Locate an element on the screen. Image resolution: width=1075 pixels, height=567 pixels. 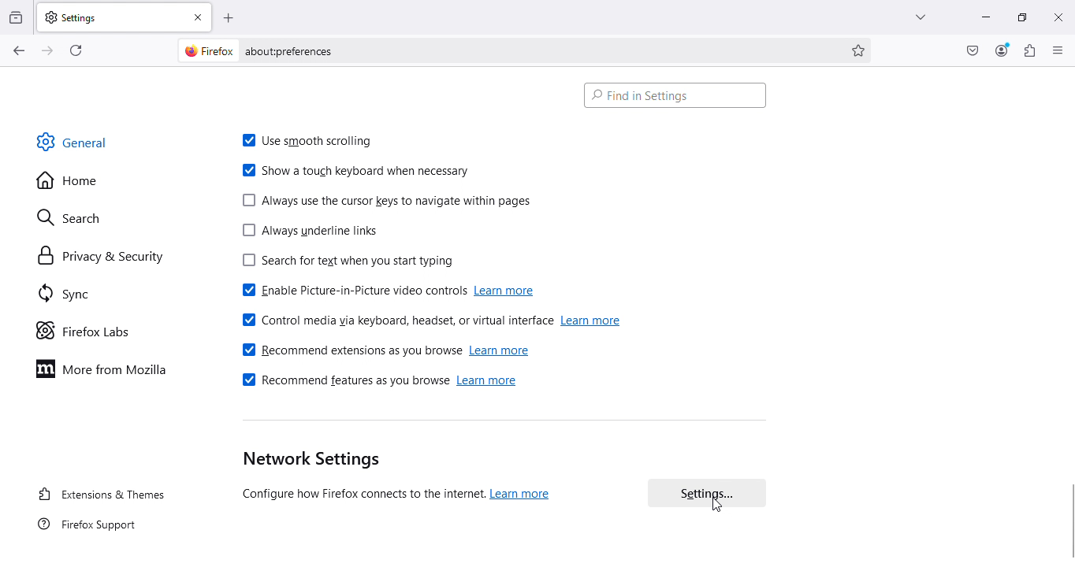
Save to pocket is located at coordinates (973, 50).